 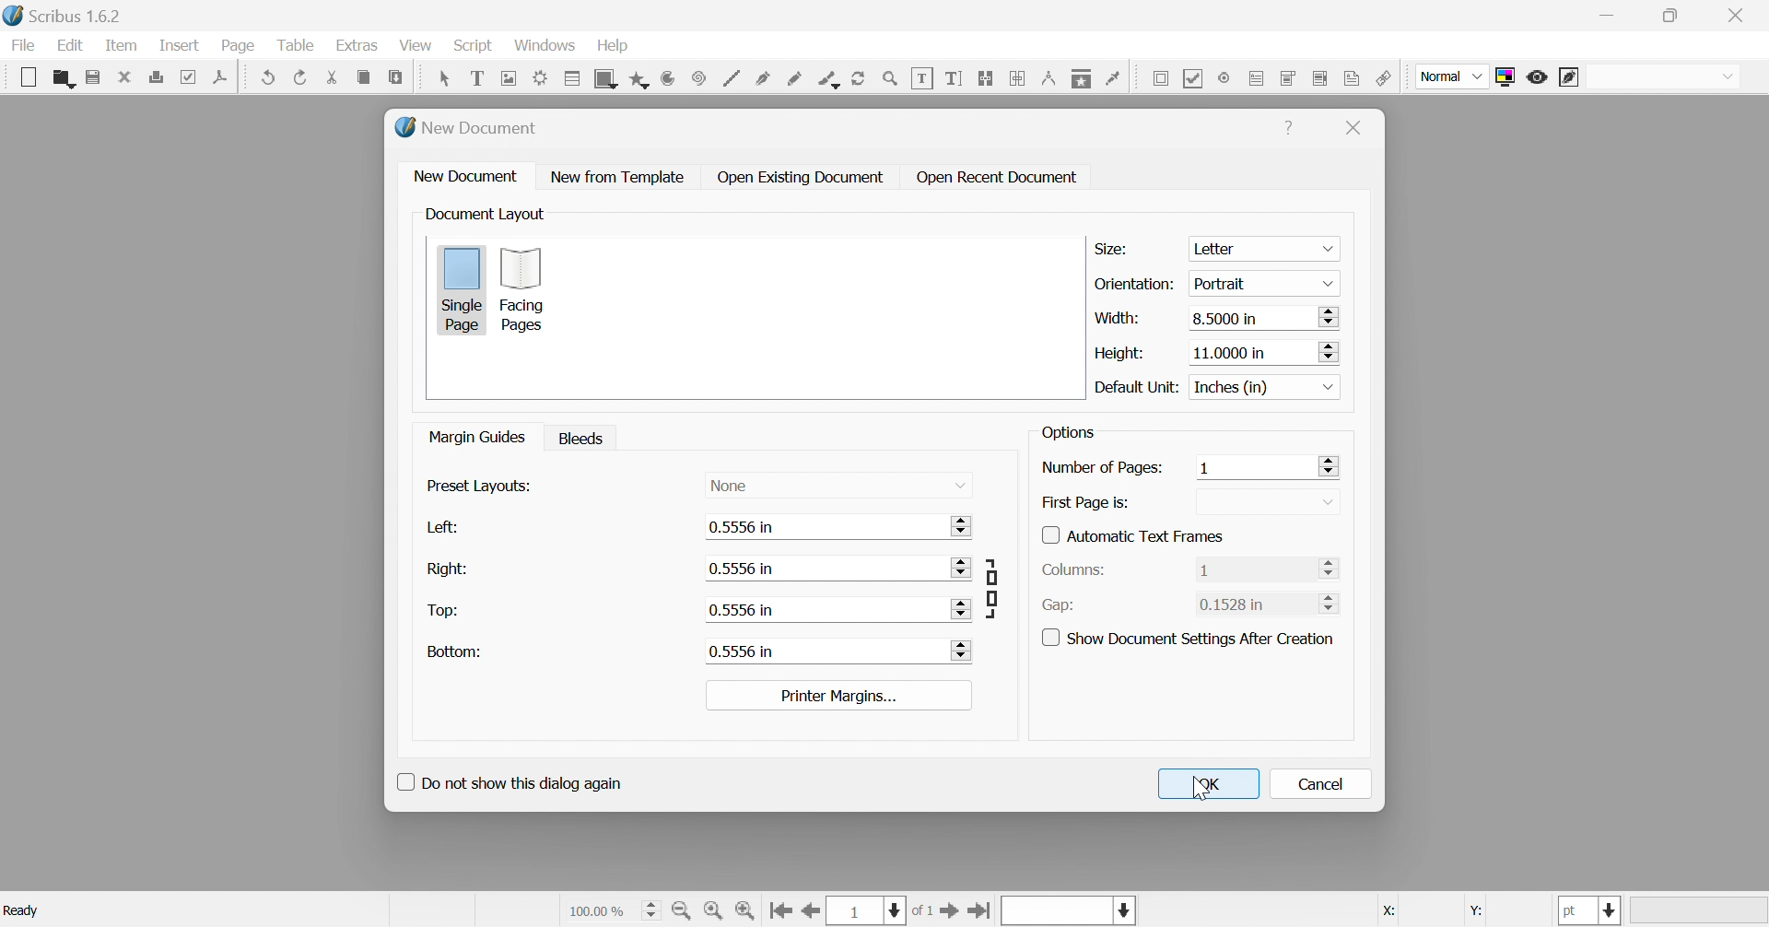 I want to click on page, so click(x=239, y=46).